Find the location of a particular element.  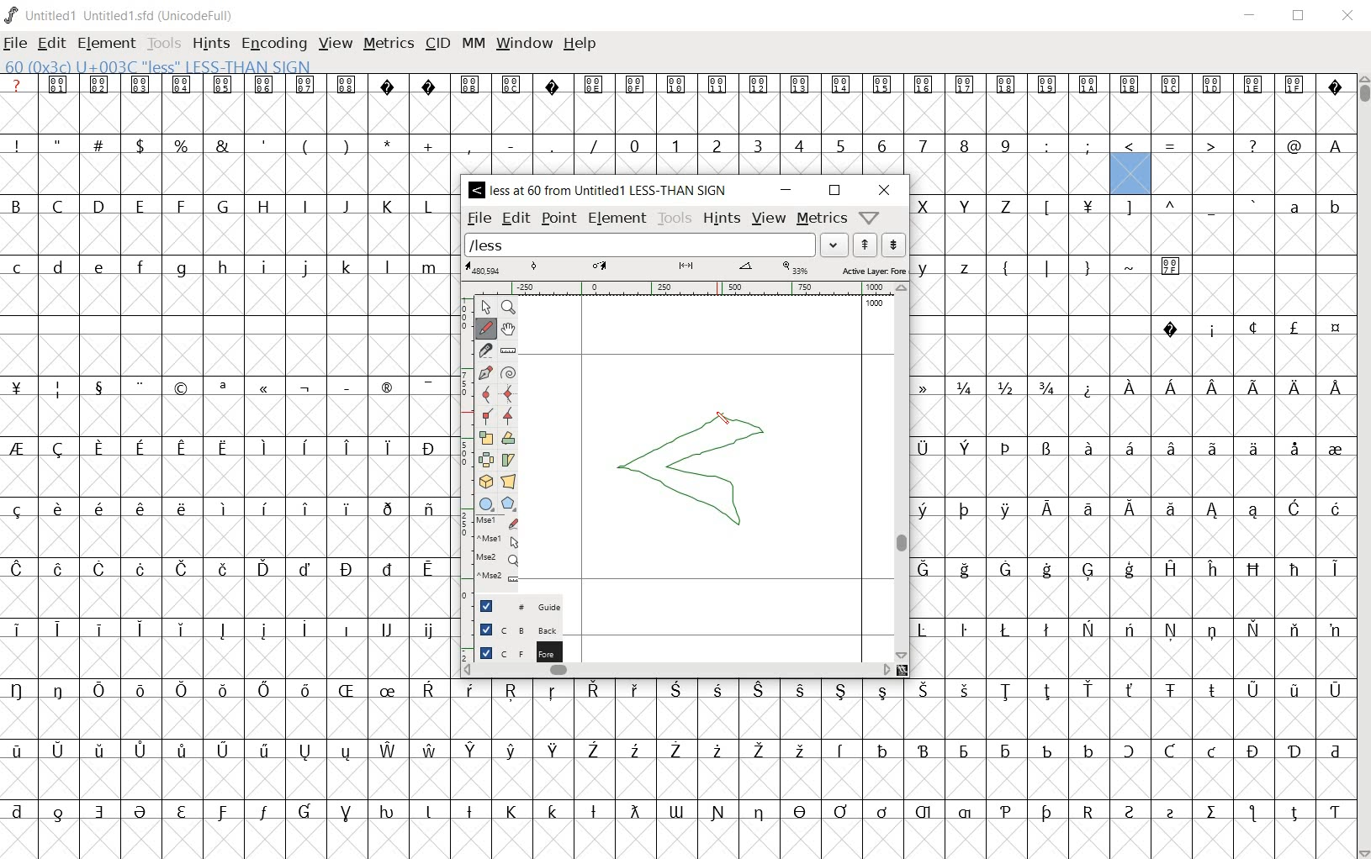

empty cells is located at coordinates (675, 837).